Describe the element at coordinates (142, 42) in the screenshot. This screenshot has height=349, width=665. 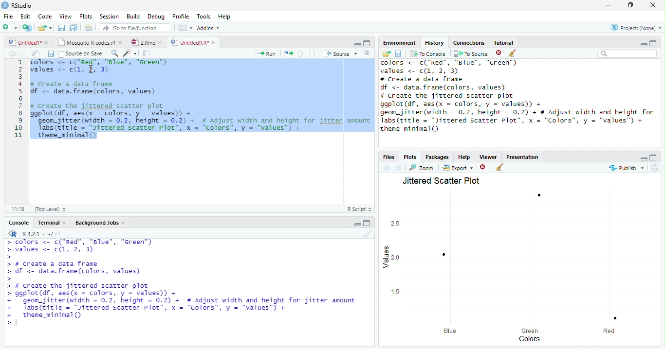
I see `2.Rmd` at that location.